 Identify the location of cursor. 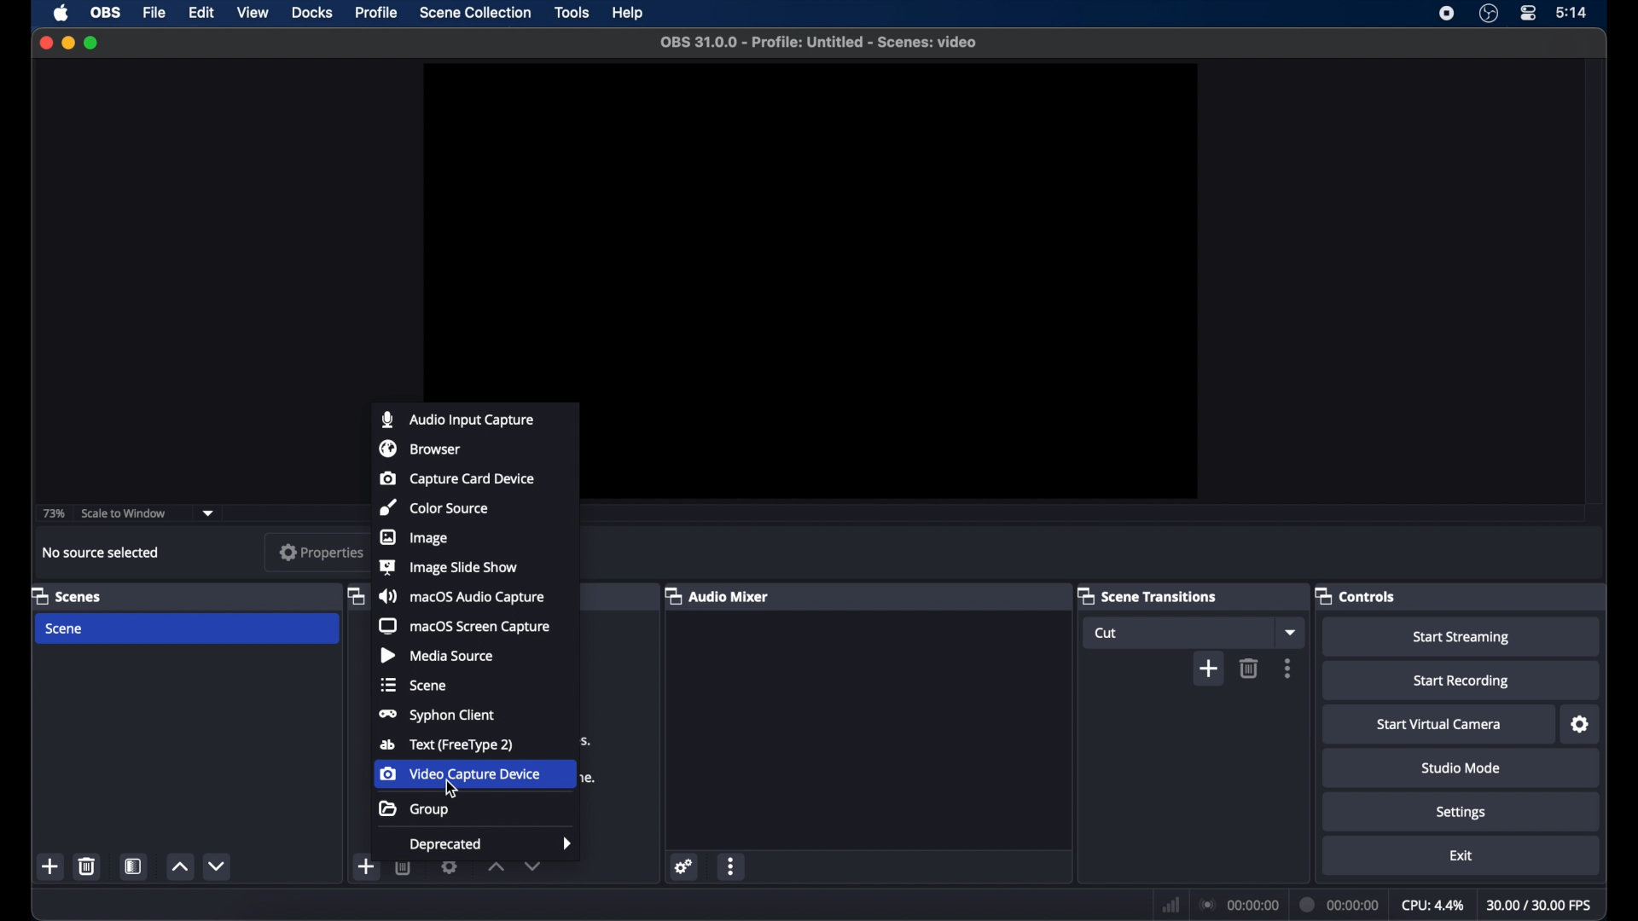
(450, 788).